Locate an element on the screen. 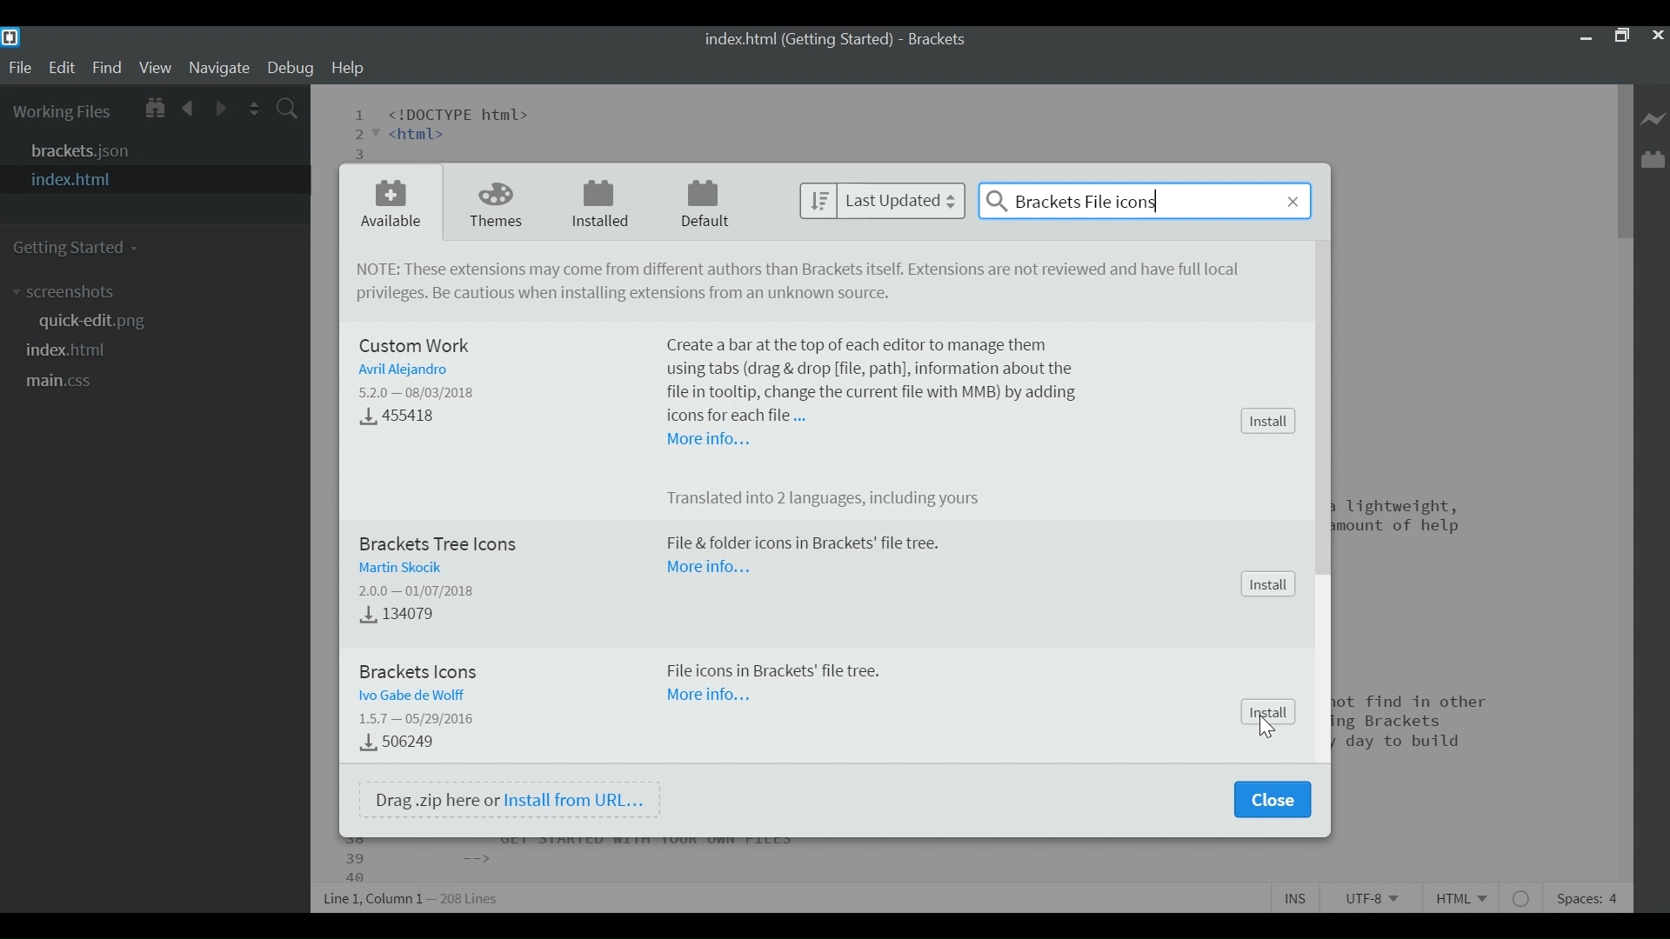 Image resolution: width=1670 pixels, height=939 pixels. File & Folder icons in Brackets file tree is located at coordinates (802, 544).